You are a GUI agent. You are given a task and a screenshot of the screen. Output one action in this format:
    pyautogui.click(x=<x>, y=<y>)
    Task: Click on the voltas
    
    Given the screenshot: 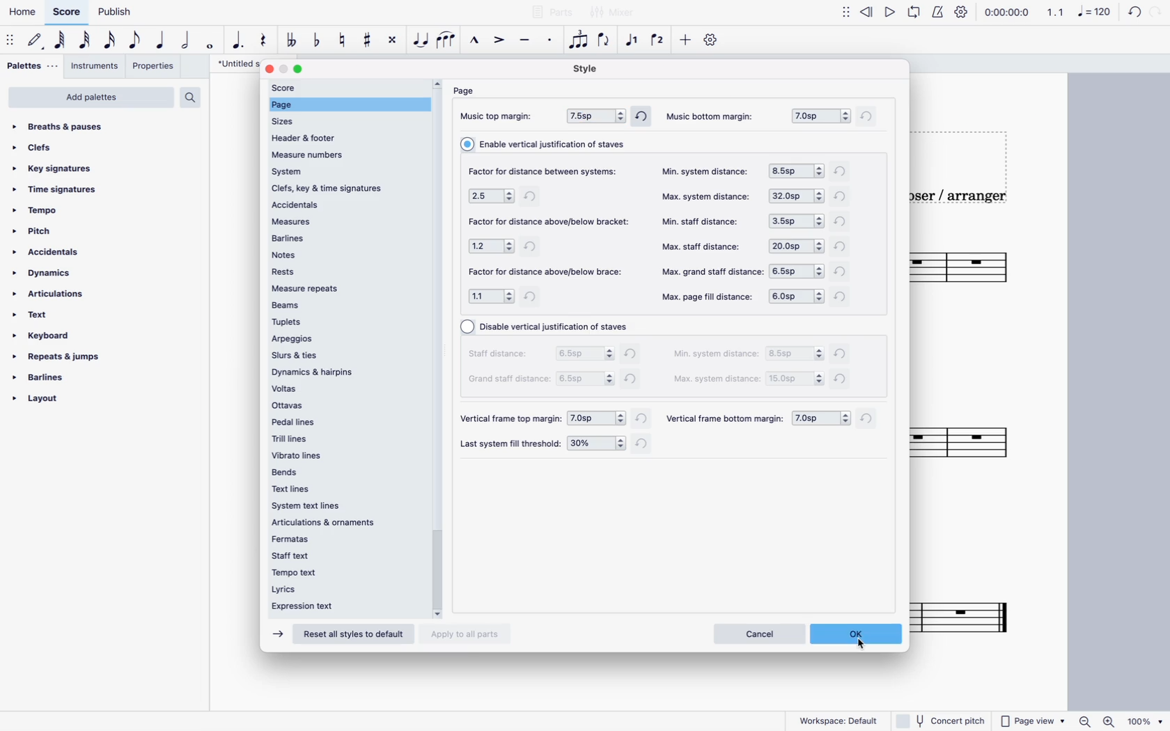 What is the action you would take?
    pyautogui.click(x=346, y=388)
    